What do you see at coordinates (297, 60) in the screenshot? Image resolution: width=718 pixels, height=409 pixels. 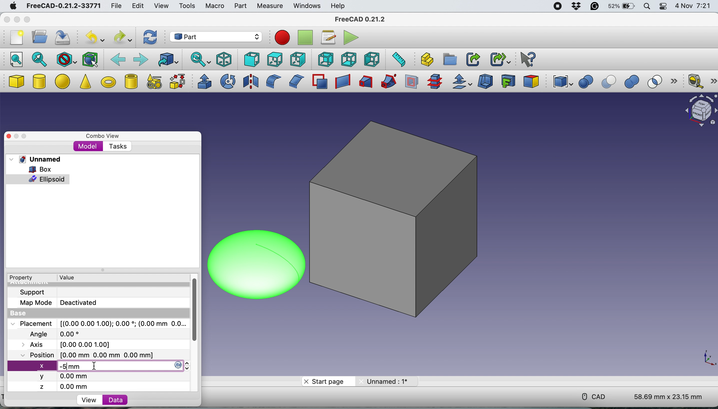 I see `right` at bounding box center [297, 60].